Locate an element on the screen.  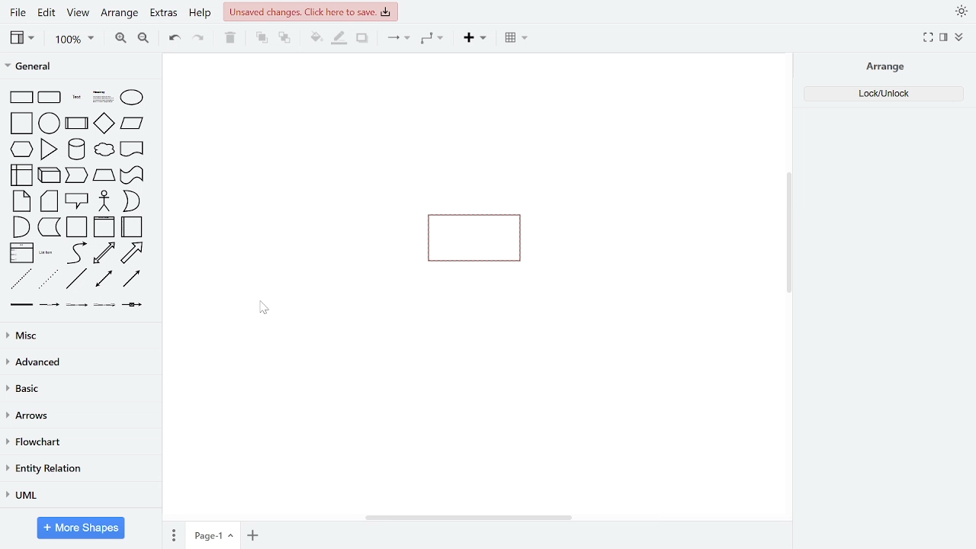
headline is located at coordinates (102, 98).